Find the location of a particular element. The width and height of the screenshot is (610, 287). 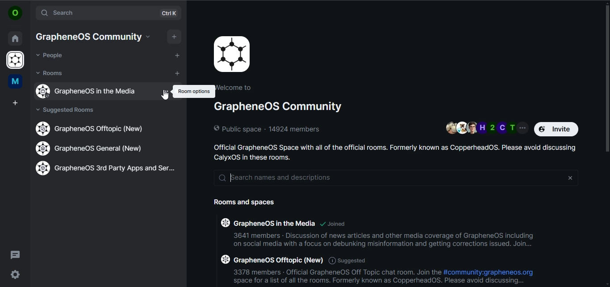

add  is located at coordinates (177, 55).